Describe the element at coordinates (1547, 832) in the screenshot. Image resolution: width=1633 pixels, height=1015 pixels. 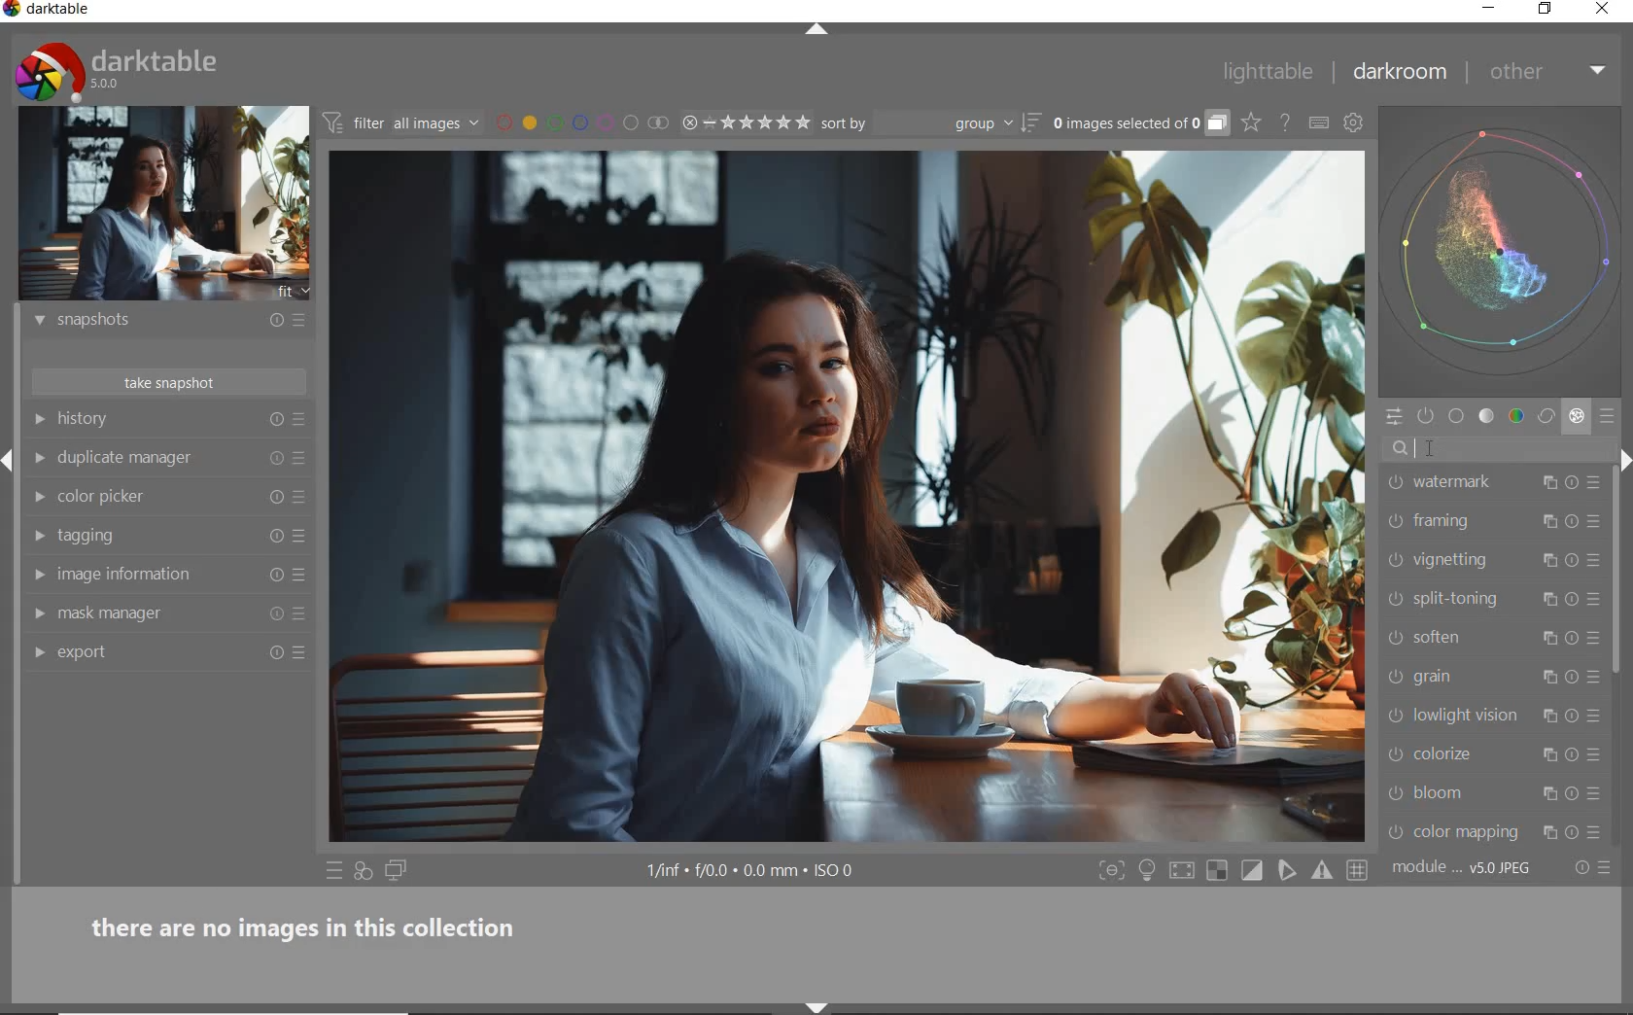
I see `multiple instance actions` at that location.